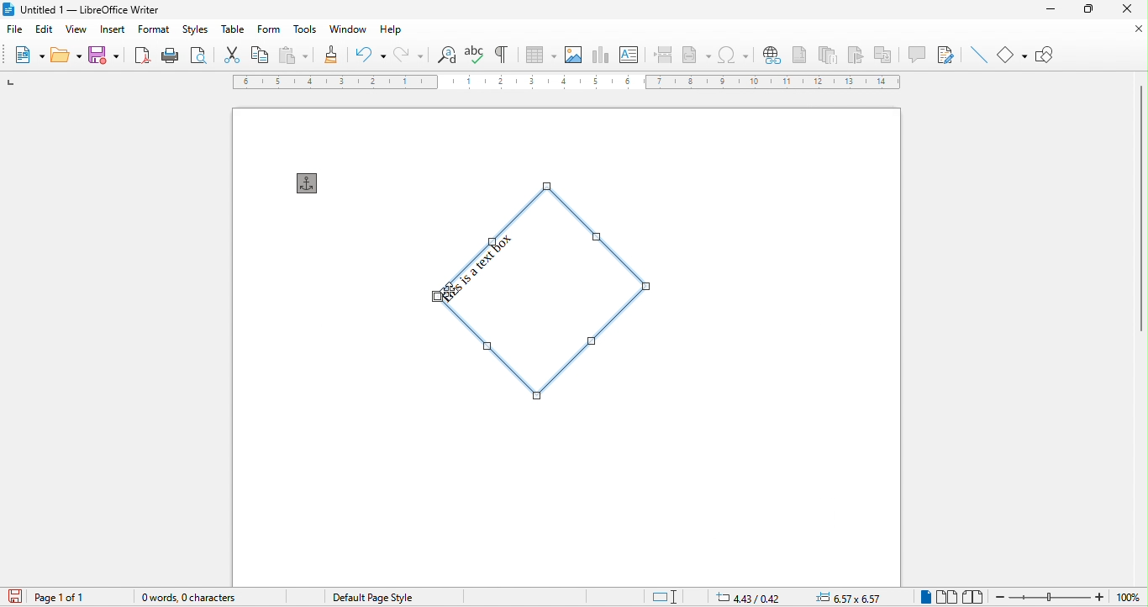  Describe the element at coordinates (920, 598) in the screenshot. I see `single page view` at that location.